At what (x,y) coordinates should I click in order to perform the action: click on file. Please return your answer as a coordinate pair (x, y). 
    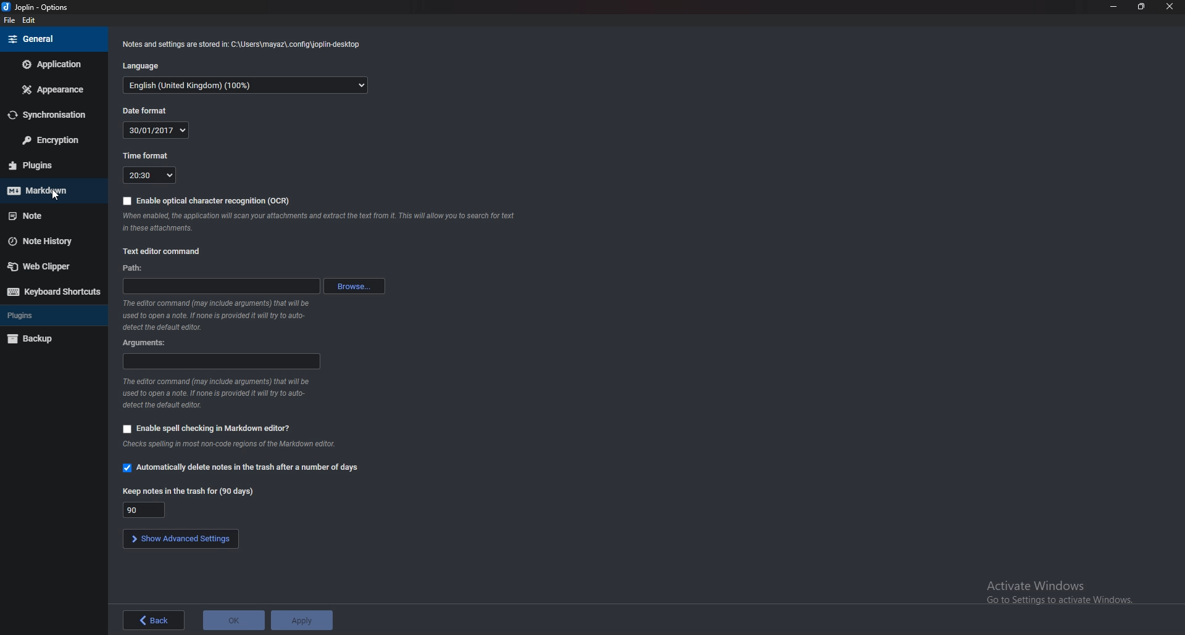
    Looking at the image, I should click on (9, 20).